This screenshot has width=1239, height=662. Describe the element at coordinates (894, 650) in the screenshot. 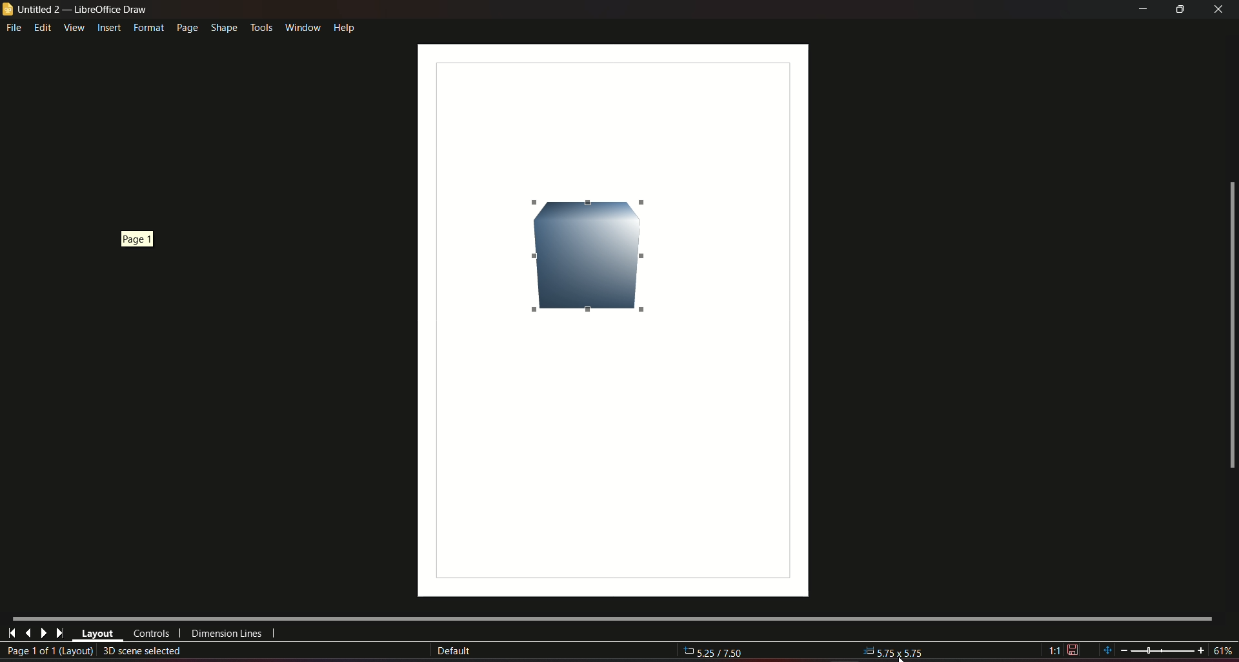

I see `5.75x5.75` at that location.